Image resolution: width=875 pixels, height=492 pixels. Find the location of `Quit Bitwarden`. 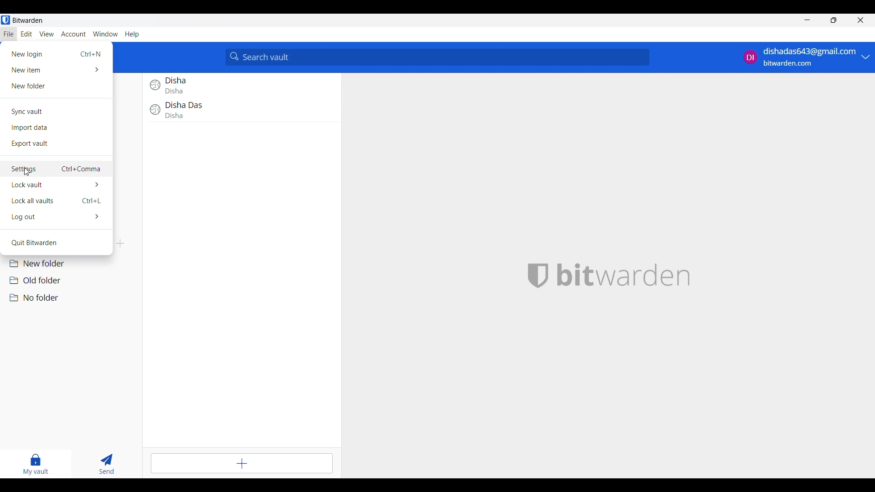

Quit Bitwarden is located at coordinates (57, 243).